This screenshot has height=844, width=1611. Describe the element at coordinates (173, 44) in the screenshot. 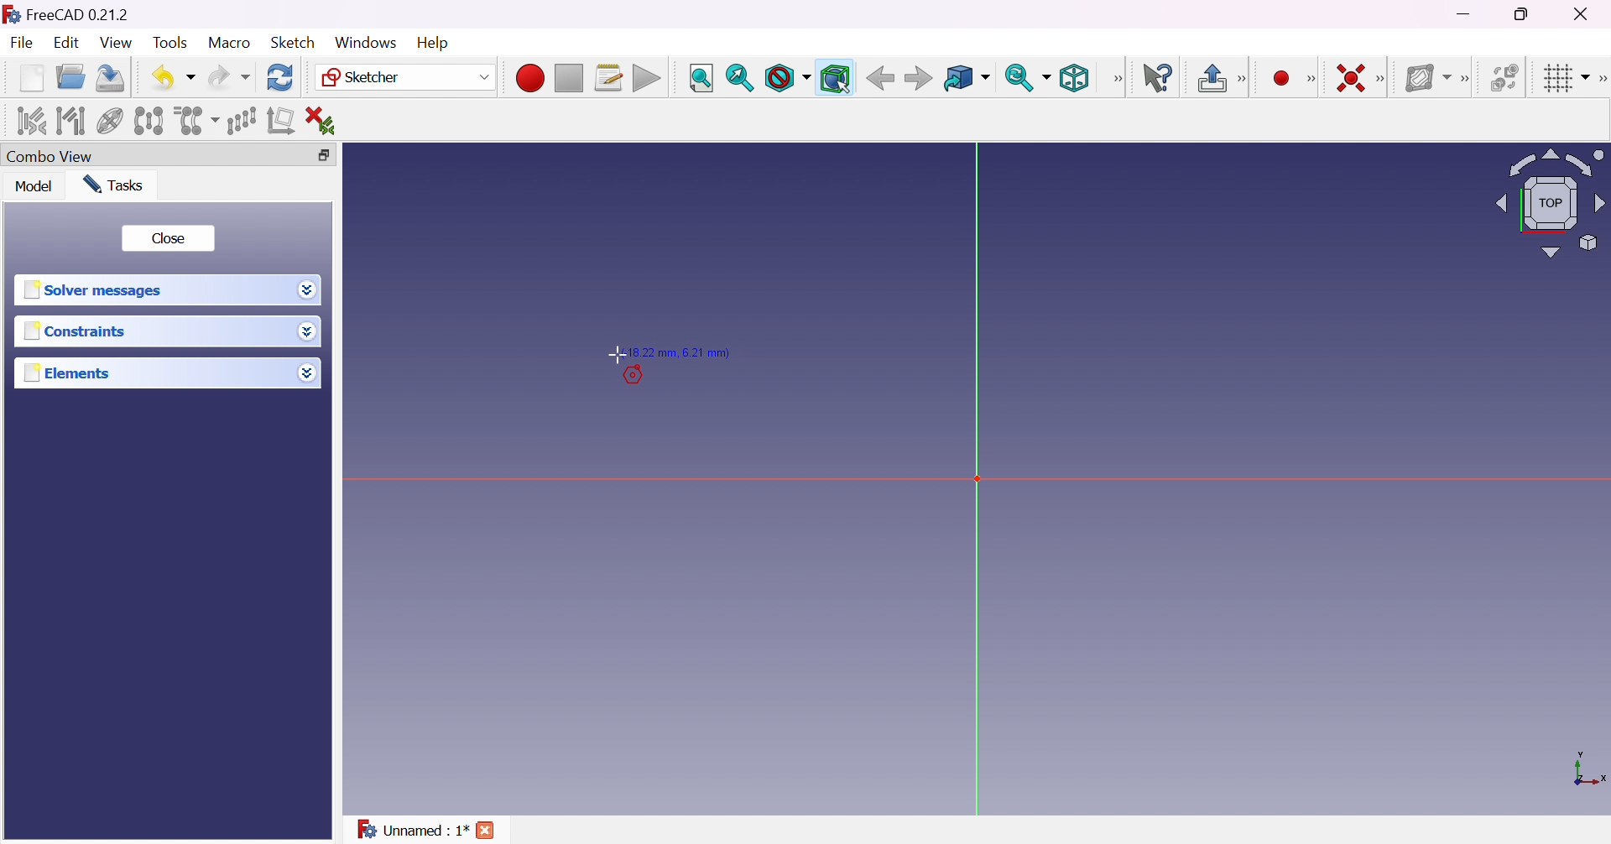

I see `Tools` at that location.